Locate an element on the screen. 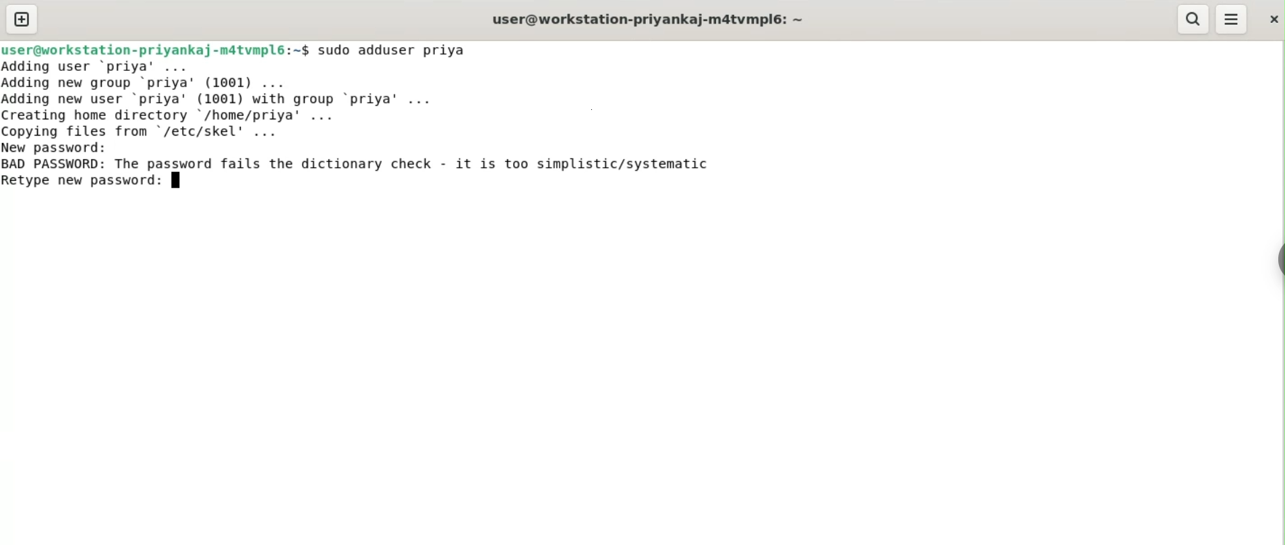  sudo adduser priya is located at coordinates (401, 50).